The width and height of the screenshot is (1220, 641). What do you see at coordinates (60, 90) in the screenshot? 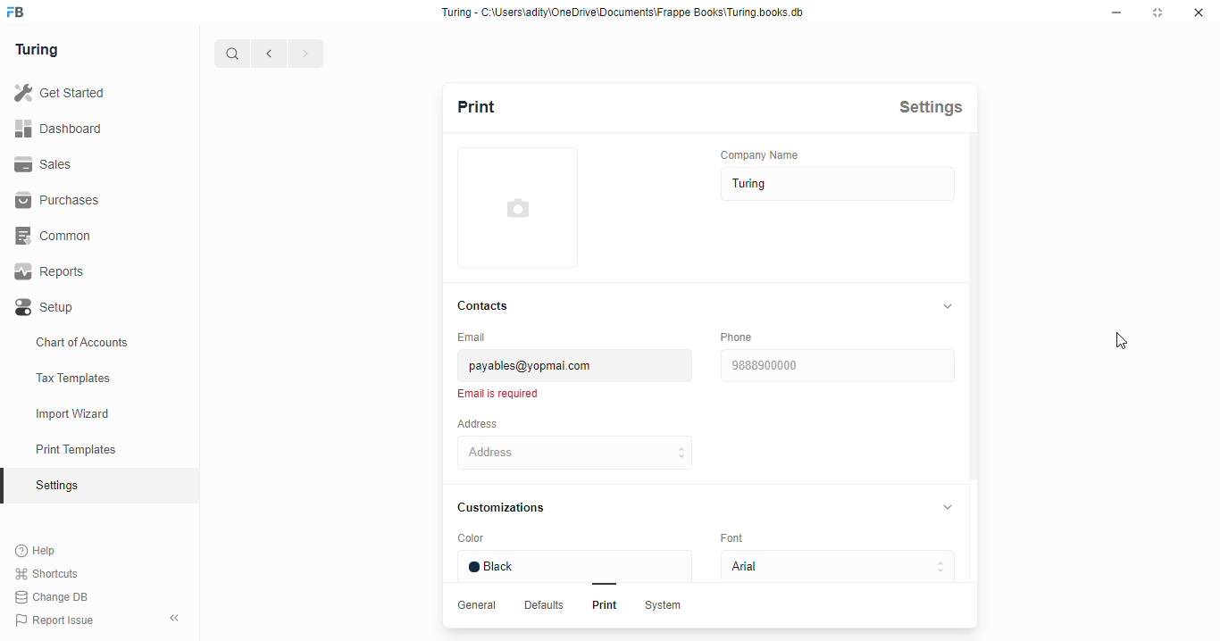
I see `Get Started` at bounding box center [60, 90].